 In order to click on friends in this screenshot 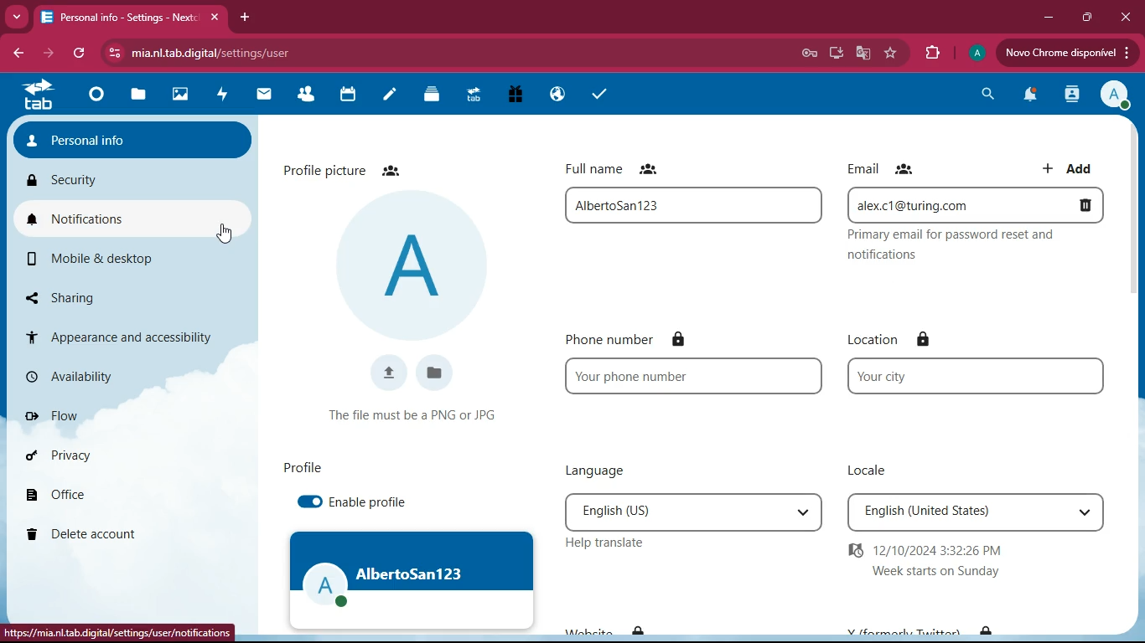, I will do `click(306, 95)`.